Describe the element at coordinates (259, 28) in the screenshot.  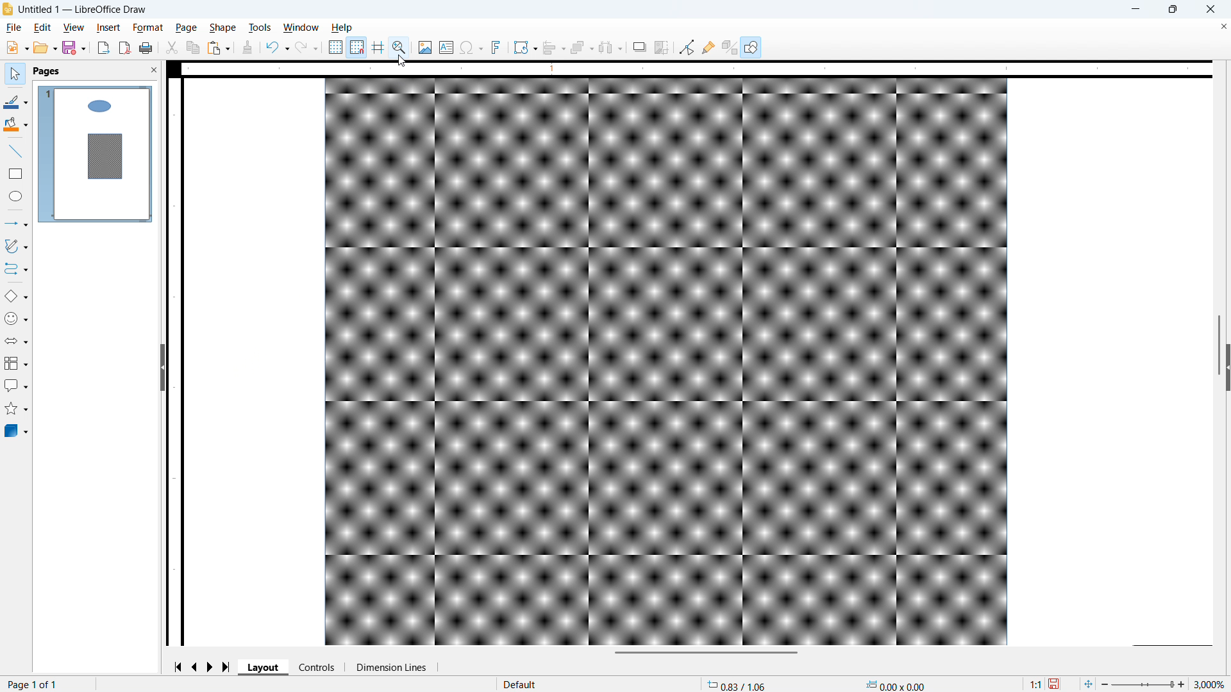
I see `Tools ` at that location.